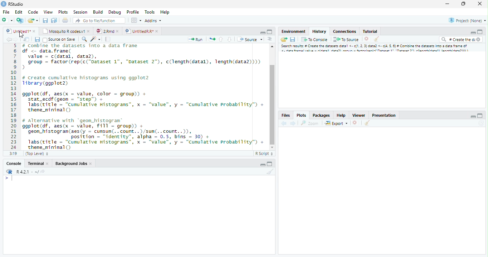 The height and width of the screenshot is (257, 488). Describe the element at coordinates (34, 20) in the screenshot. I see `Create a new file` at that location.